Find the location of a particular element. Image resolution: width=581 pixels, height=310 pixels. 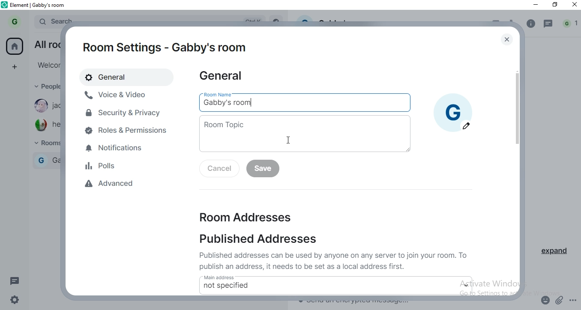

gabby's room is located at coordinates (253, 103).